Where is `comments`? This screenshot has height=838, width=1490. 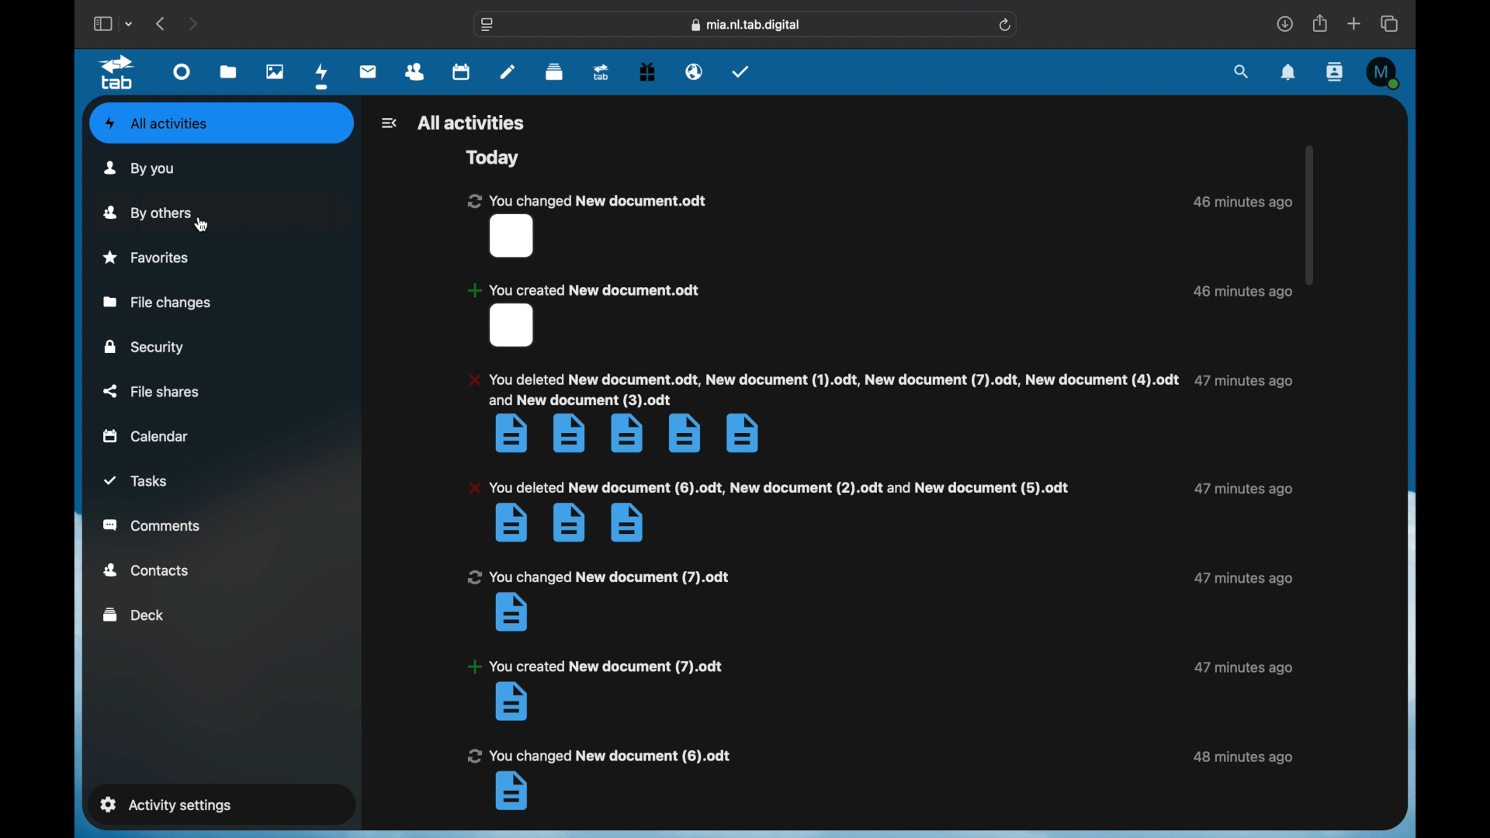
comments is located at coordinates (152, 525).